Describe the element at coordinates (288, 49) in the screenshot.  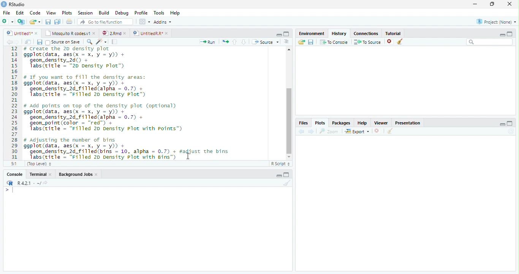
I see `Scrollbar up` at that location.